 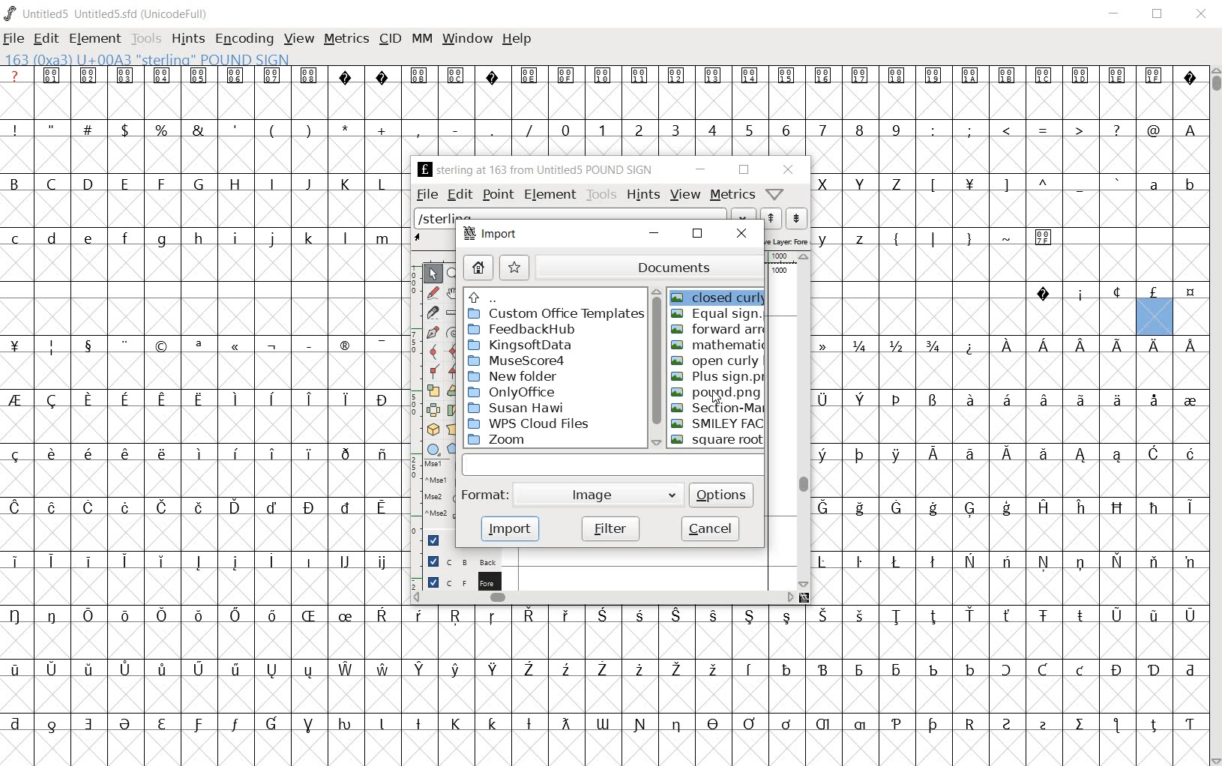 What do you see at coordinates (1190, 669) in the screenshot?
I see `Symbol` at bounding box center [1190, 669].